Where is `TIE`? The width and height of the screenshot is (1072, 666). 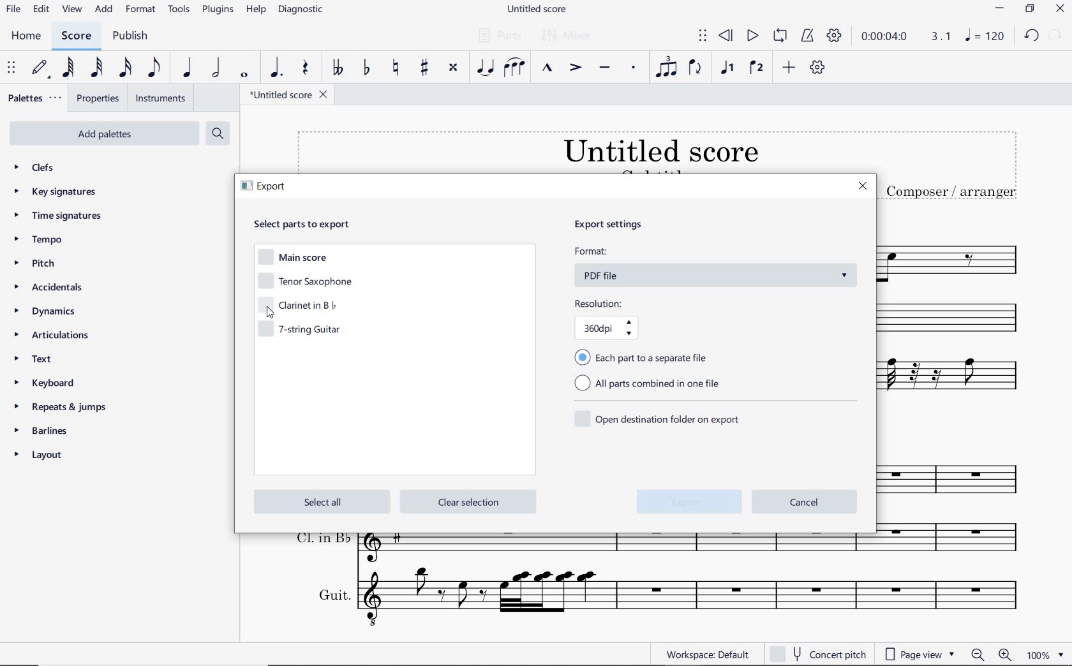
TIE is located at coordinates (483, 67).